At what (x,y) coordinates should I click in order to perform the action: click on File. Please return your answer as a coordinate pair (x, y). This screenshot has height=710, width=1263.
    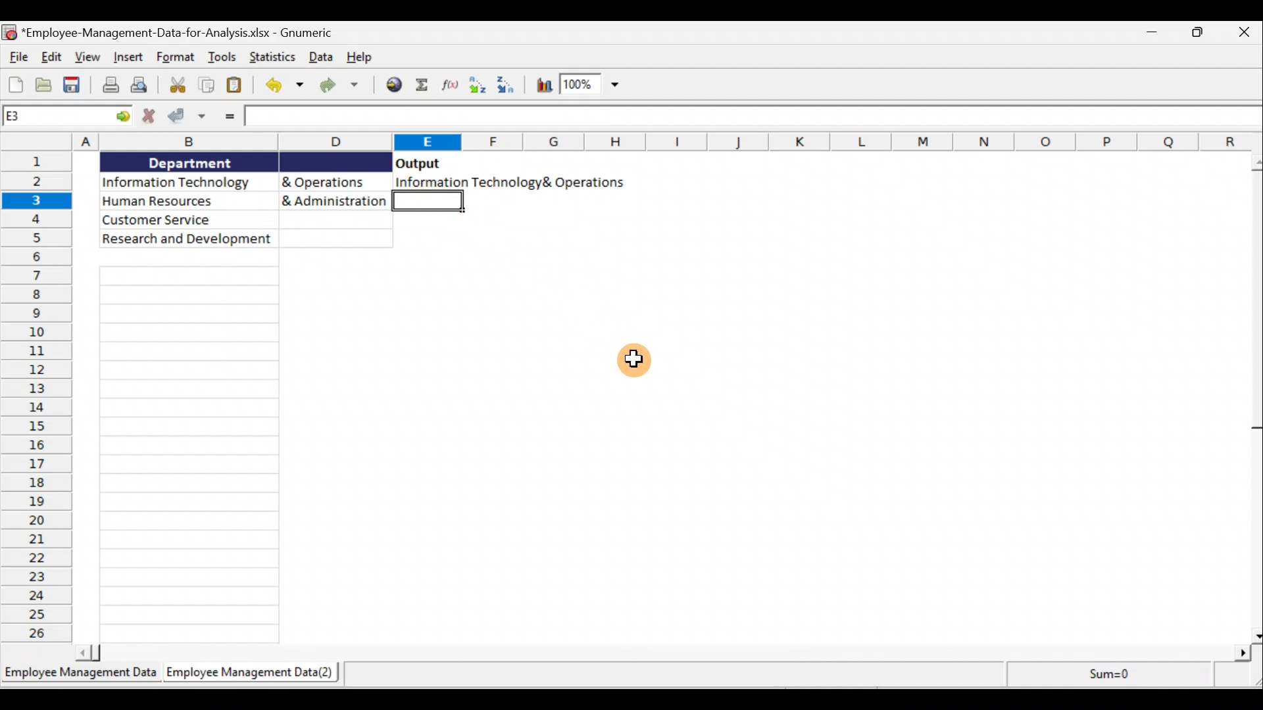
    Looking at the image, I should click on (17, 57).